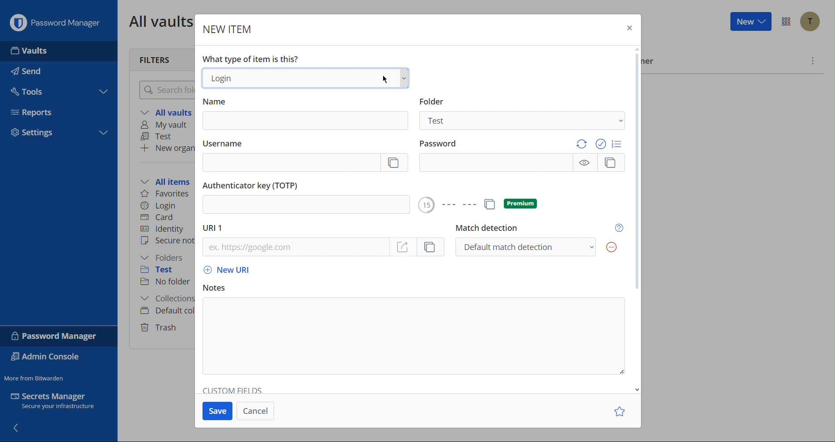  I want to click on All items, so click(165, 181).